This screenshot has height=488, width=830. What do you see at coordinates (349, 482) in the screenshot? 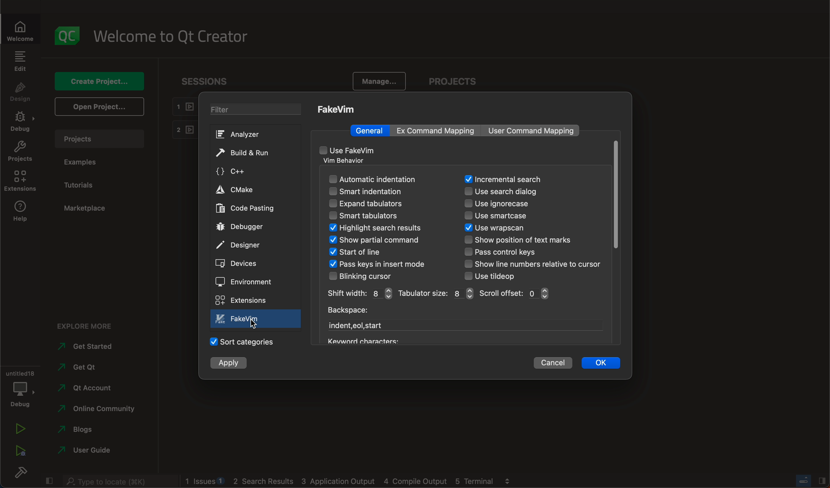
I see `logs` at bounding box center [349, 482].